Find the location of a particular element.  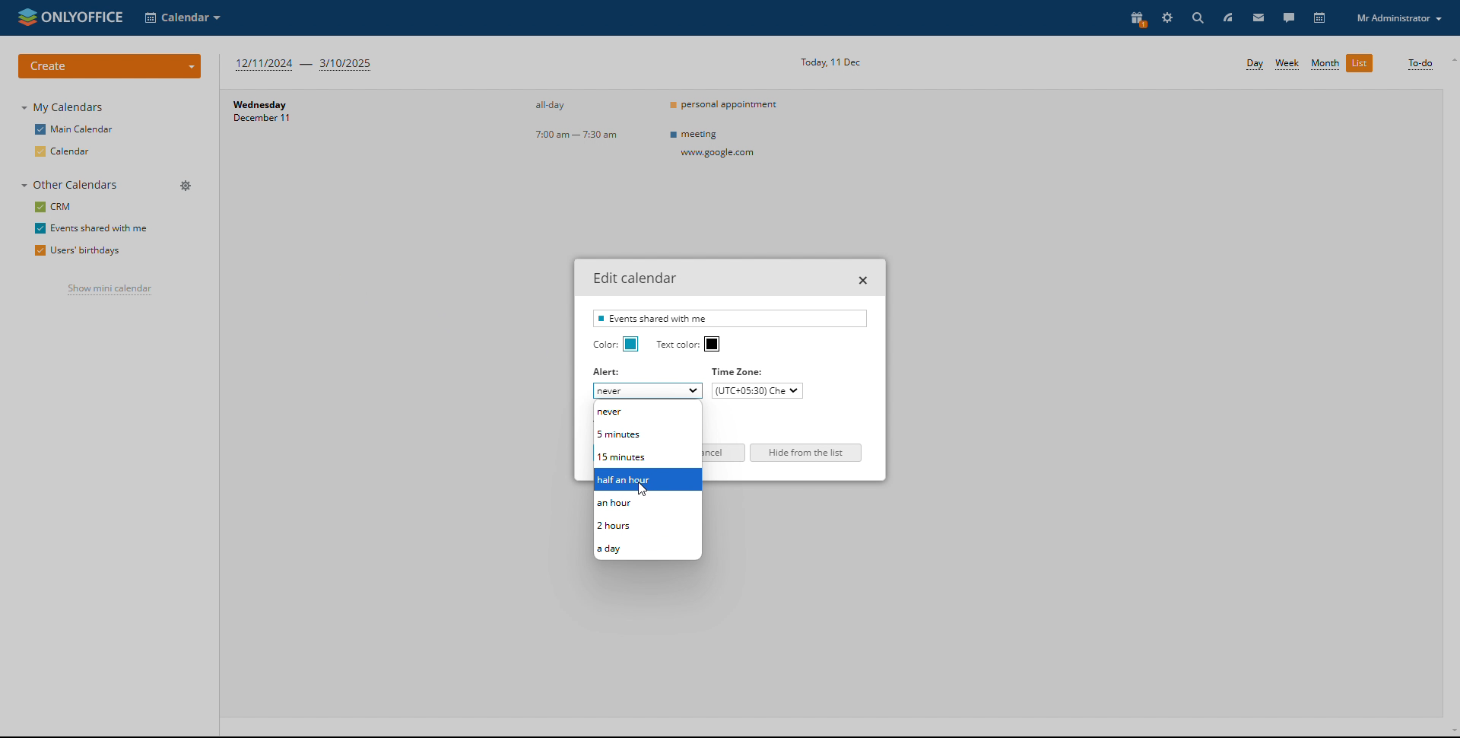

edit calendar is located at coordinates (186, 227).